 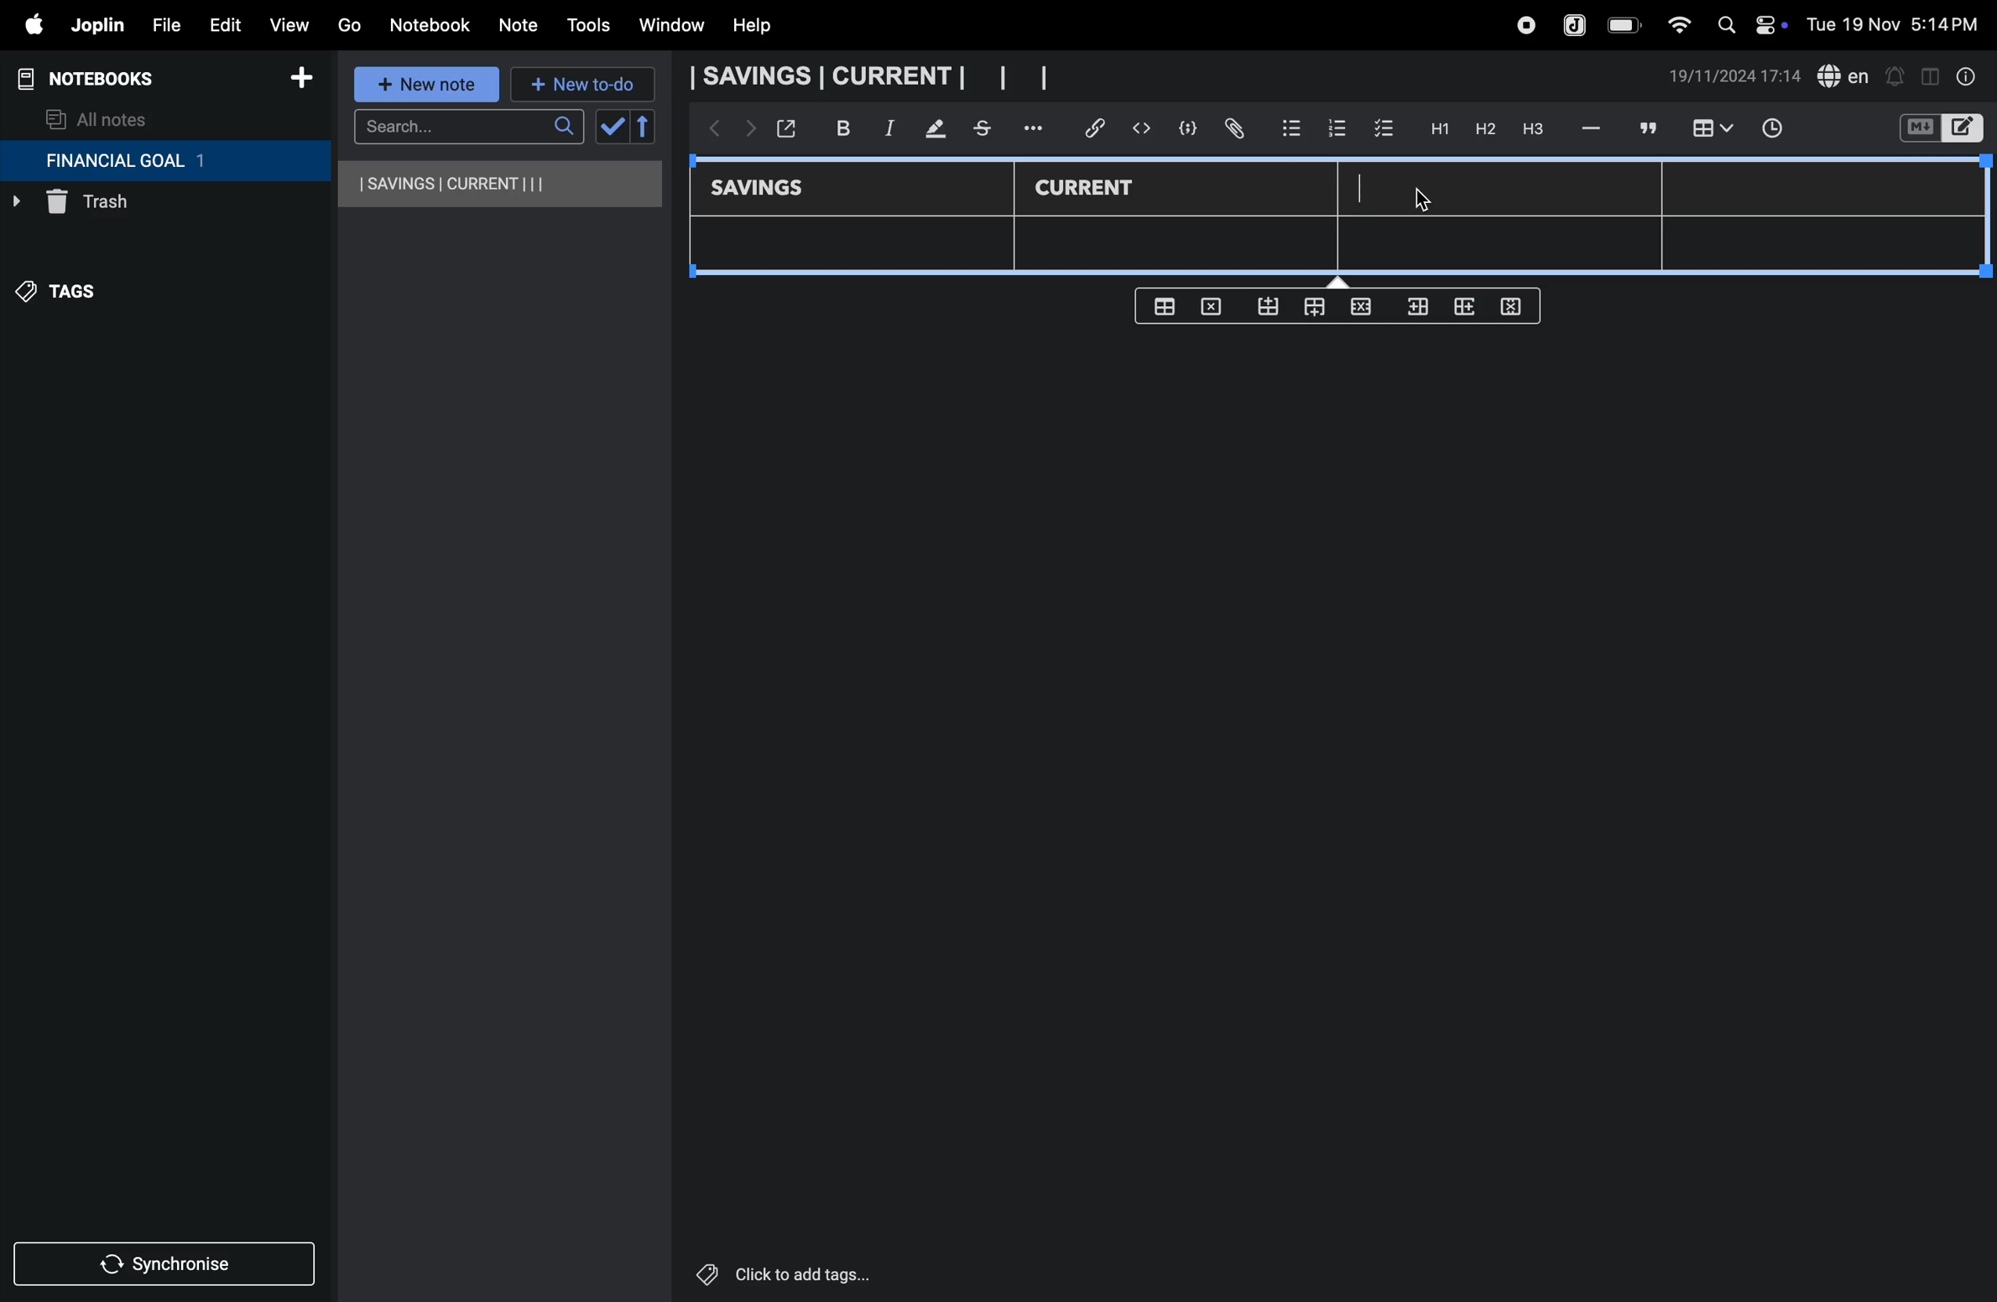 What do you see at coordinates (1525, 25) in the screenshot?
I see `record` at bounding box center [1525, 25].